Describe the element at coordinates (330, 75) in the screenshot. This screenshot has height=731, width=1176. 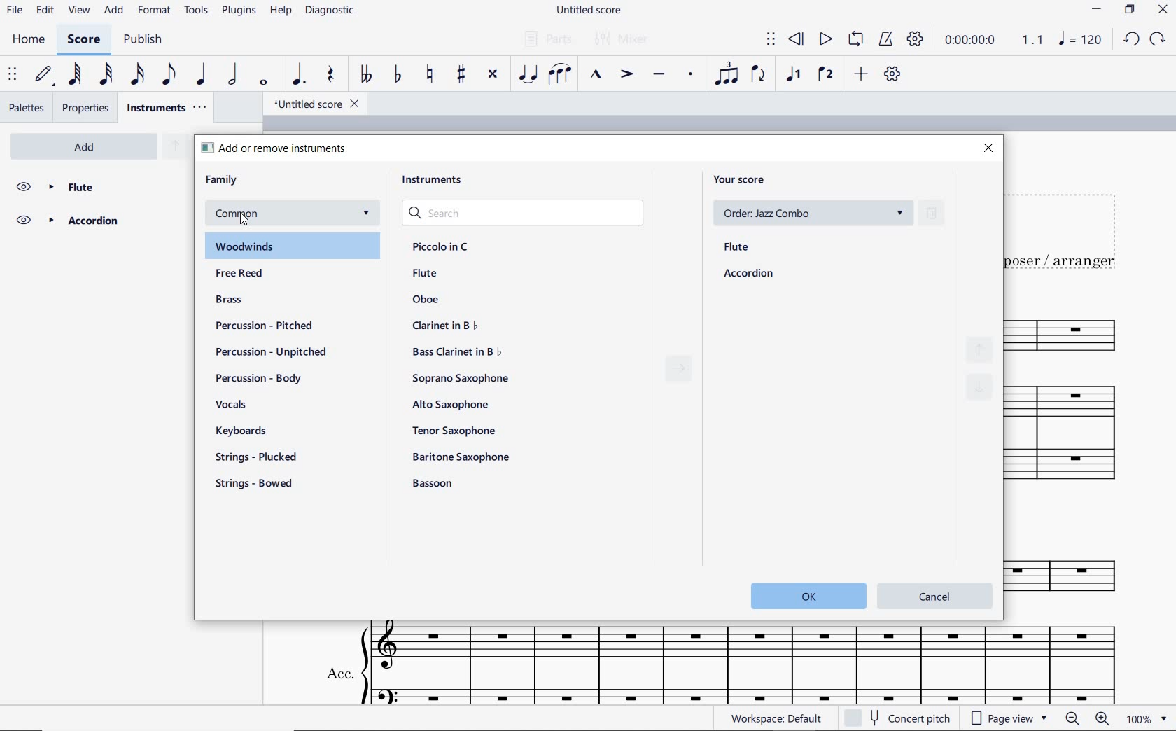
I see `rest` at that location.